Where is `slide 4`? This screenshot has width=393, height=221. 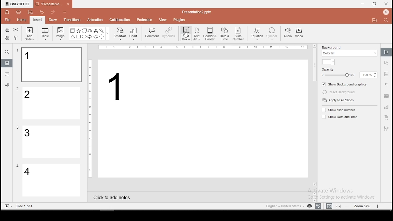
slide 4 is located at coordinates (52, 181).